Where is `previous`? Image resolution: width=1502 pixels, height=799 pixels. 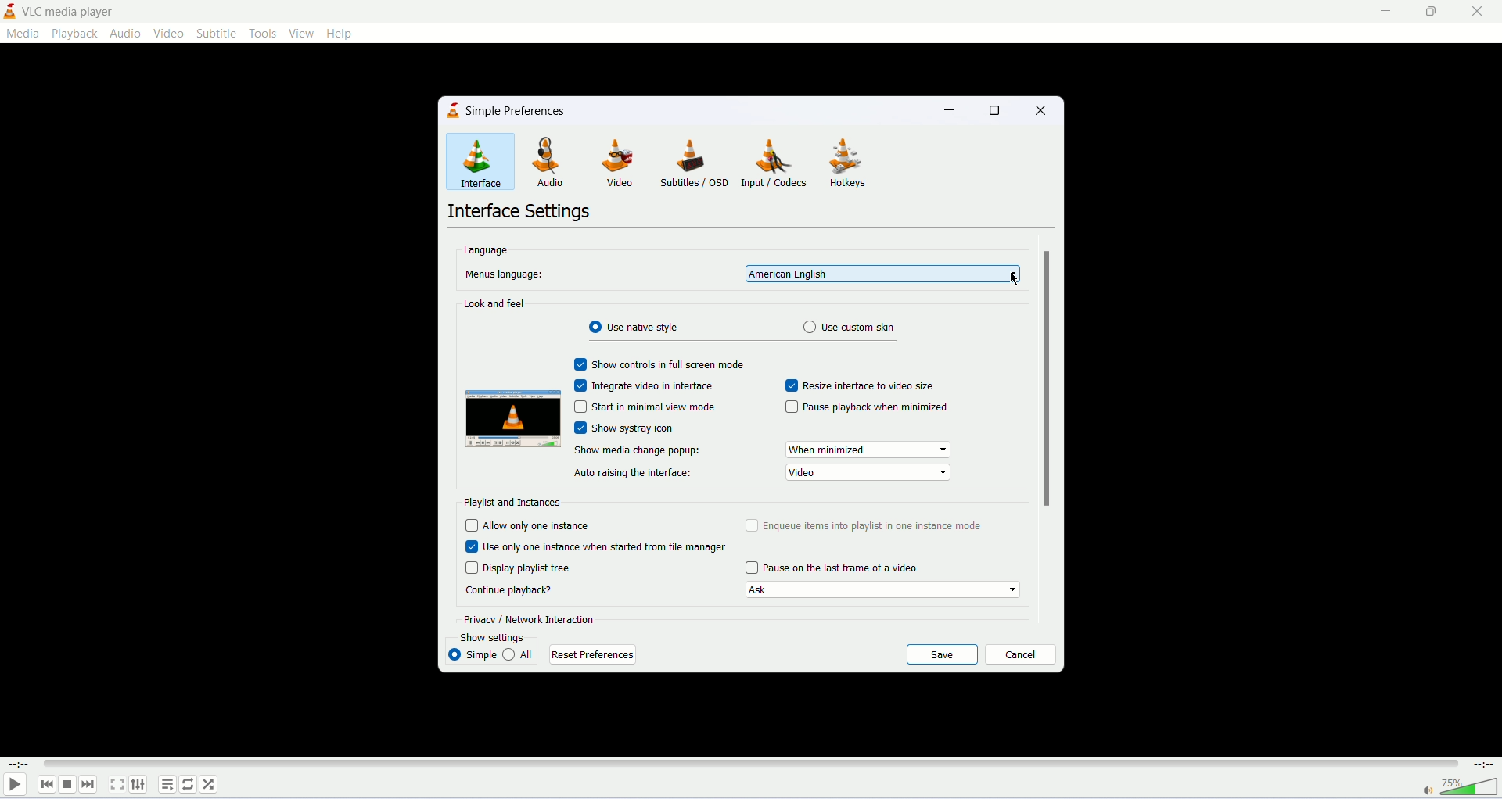
previous is located at coordinates (49, 786).